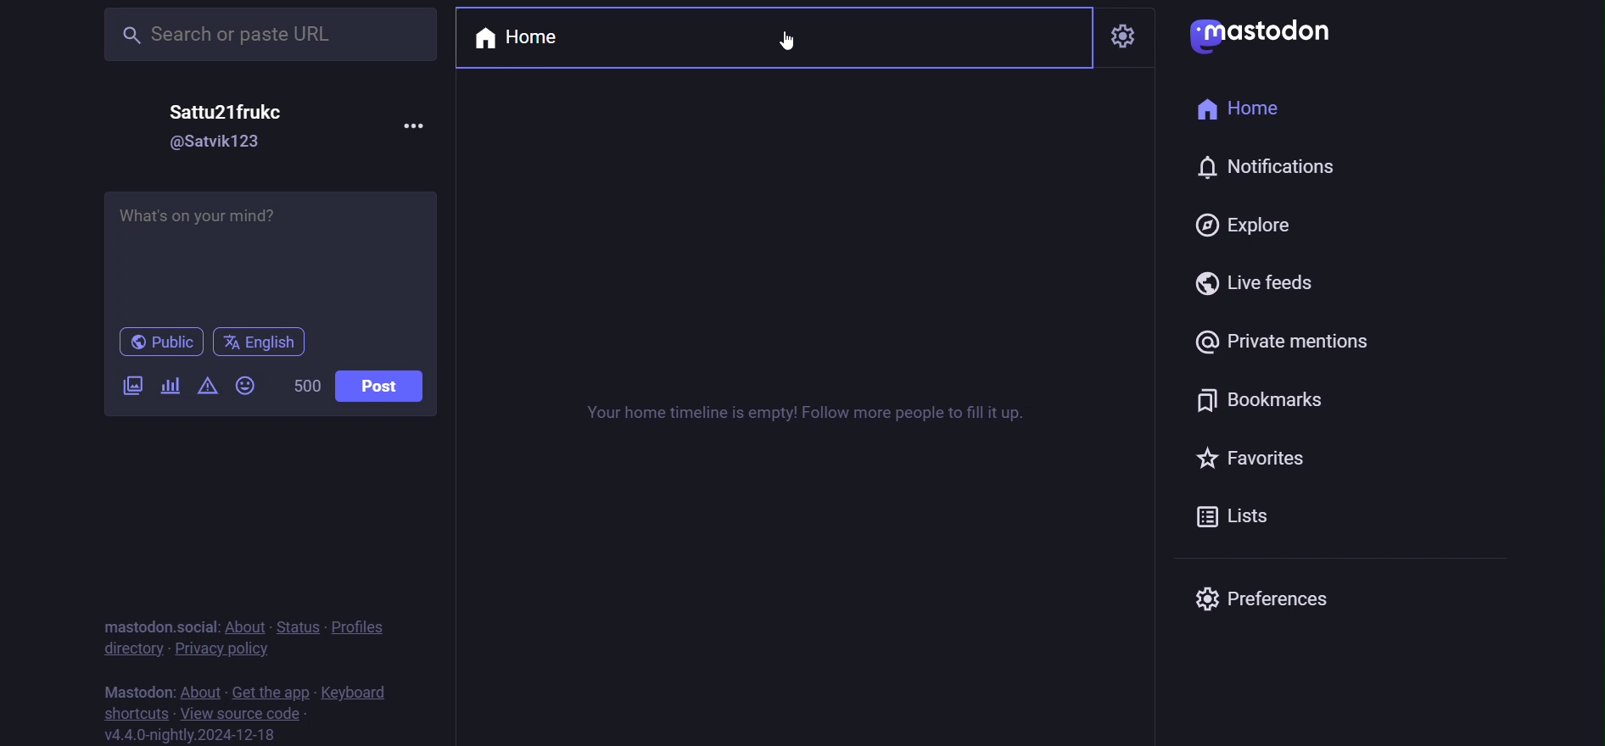 This screenshot has width=1605, height=746. What do you see at coordinates (269, 691) in the screenshot?
I see `get the app` at bounding box center [269, 691].